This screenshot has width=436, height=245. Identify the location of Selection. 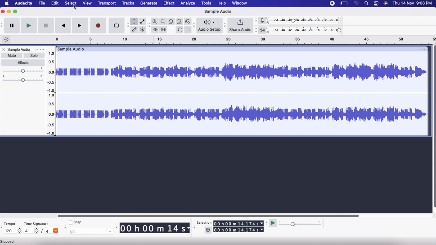
(204, 222).